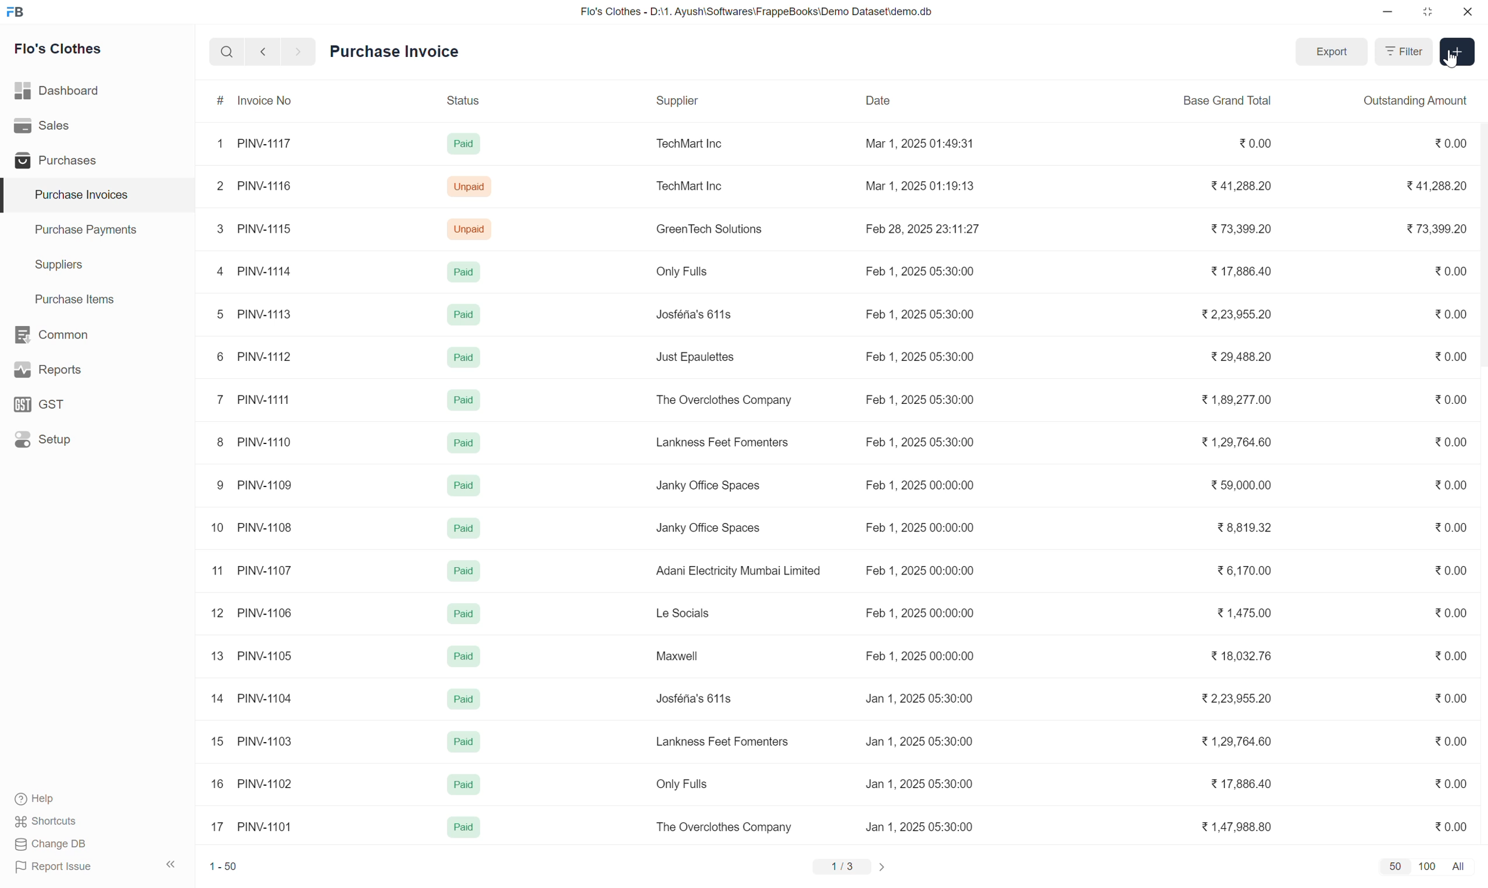 The width and height of the screenshot is (1488, 888). Describe the element at coordinates (54, 867) in the screenshot. I see `Report Issue` at that location.